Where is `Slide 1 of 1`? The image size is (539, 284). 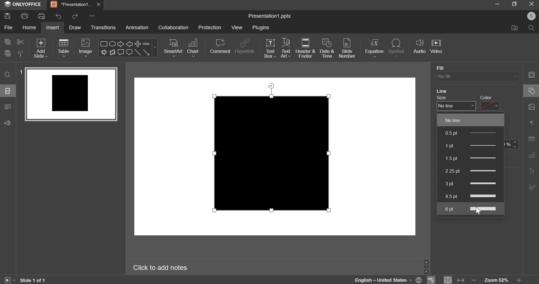 Slide 1 of 1 is located at coordinates (34, 280).